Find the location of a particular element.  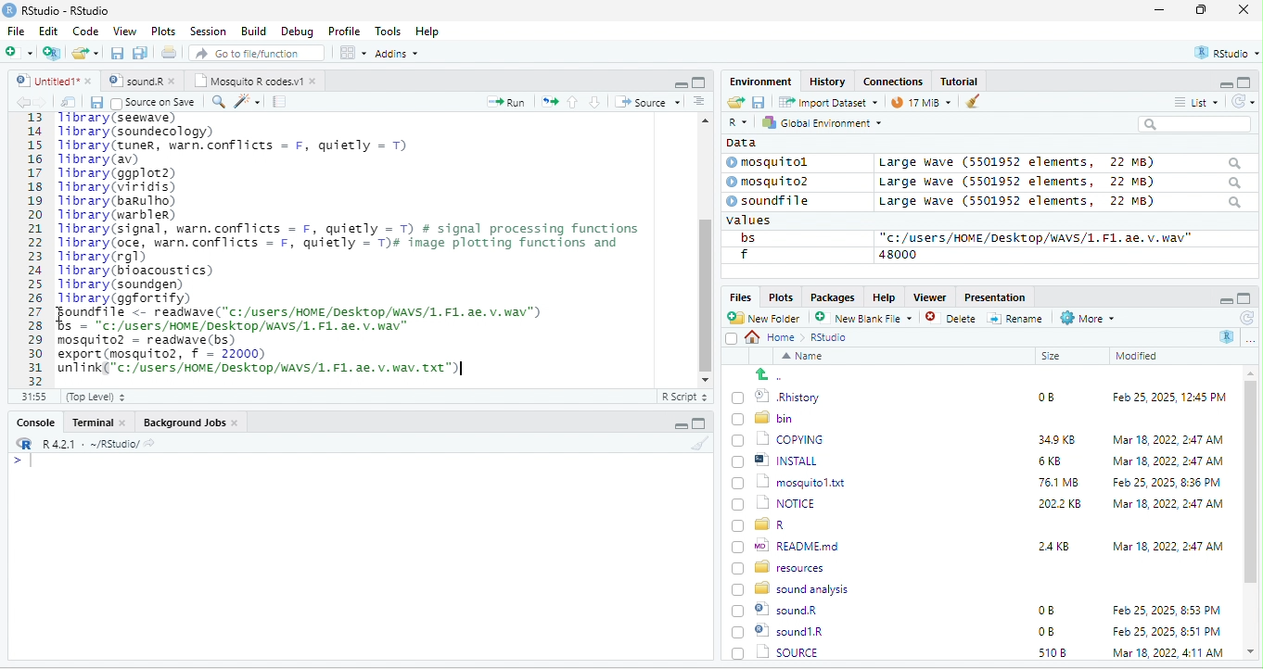

Session is located at coordinates (209, 30).